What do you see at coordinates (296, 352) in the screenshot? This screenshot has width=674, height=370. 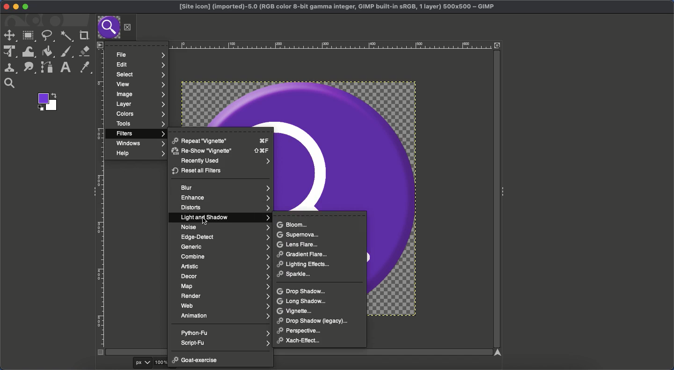 I see `Scroll` at bounding box center [296, 352].